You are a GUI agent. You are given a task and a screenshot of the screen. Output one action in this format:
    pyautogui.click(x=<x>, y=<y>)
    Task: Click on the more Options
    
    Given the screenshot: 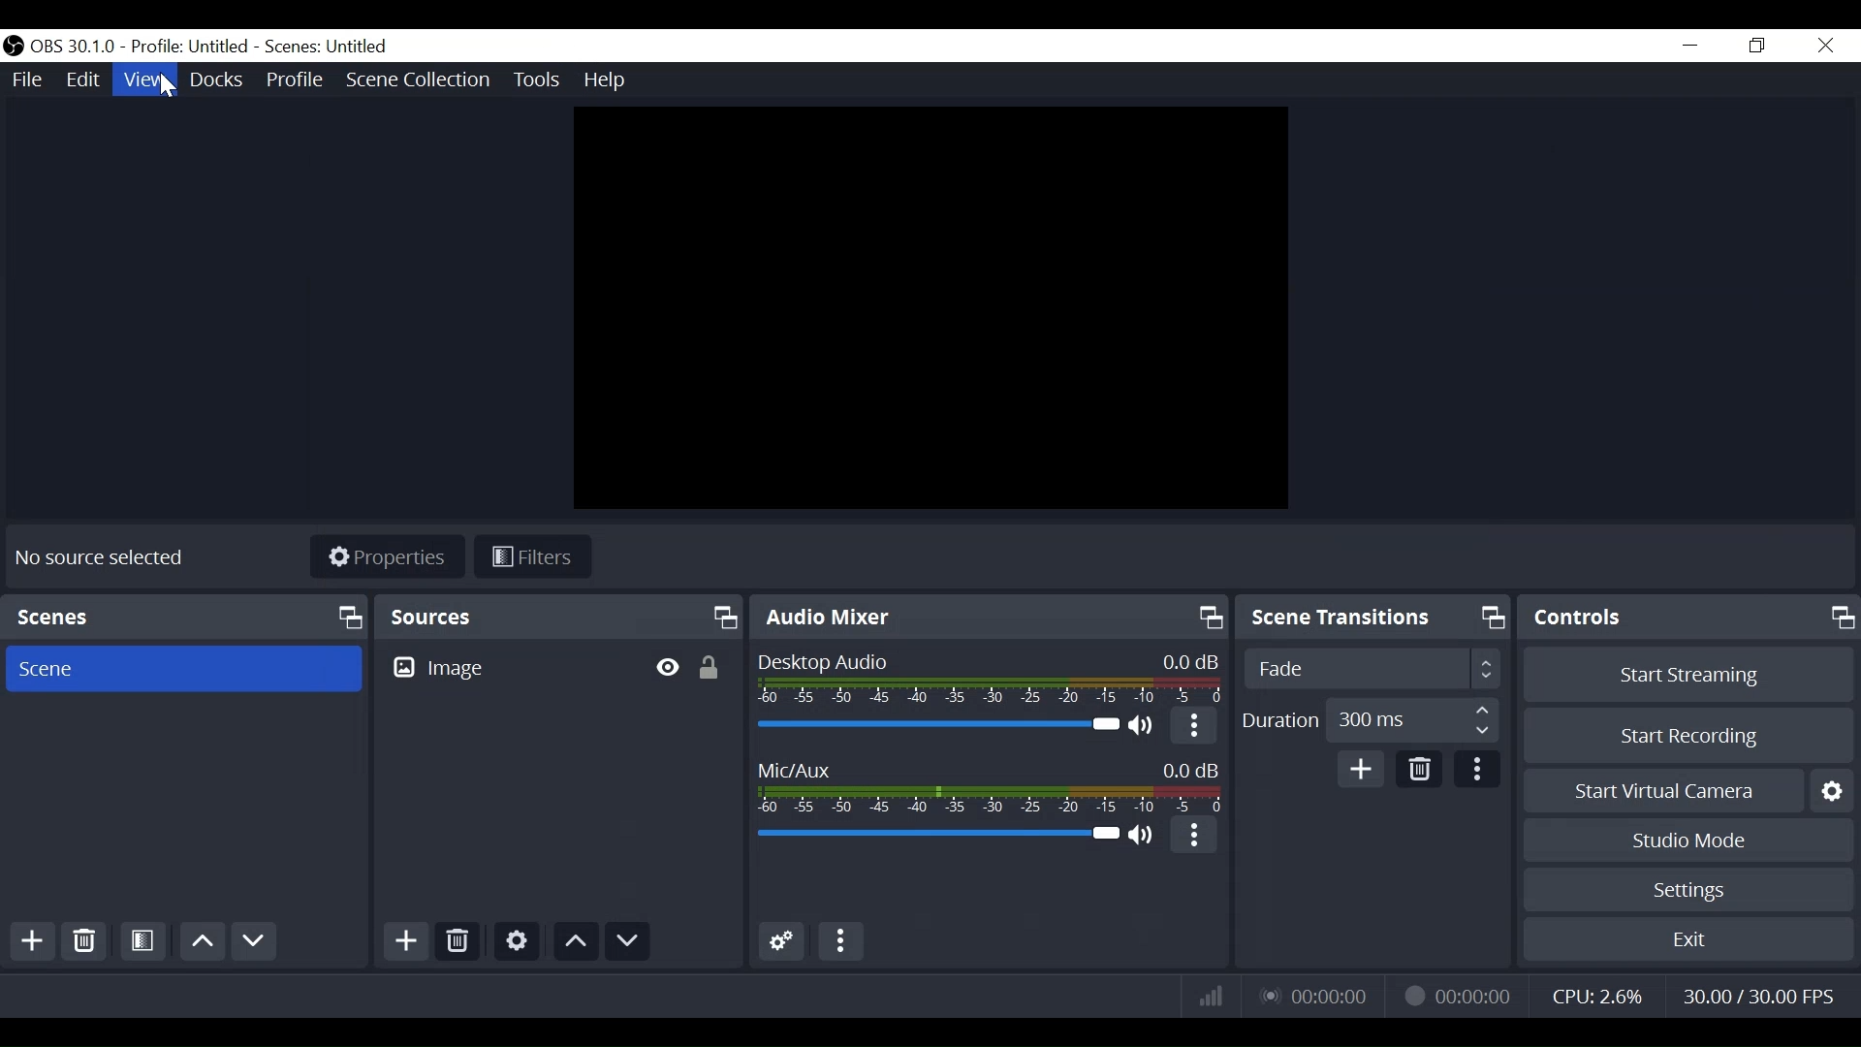 What is the action you would take?
    pyautogui.click(x=1191, y=729)
    